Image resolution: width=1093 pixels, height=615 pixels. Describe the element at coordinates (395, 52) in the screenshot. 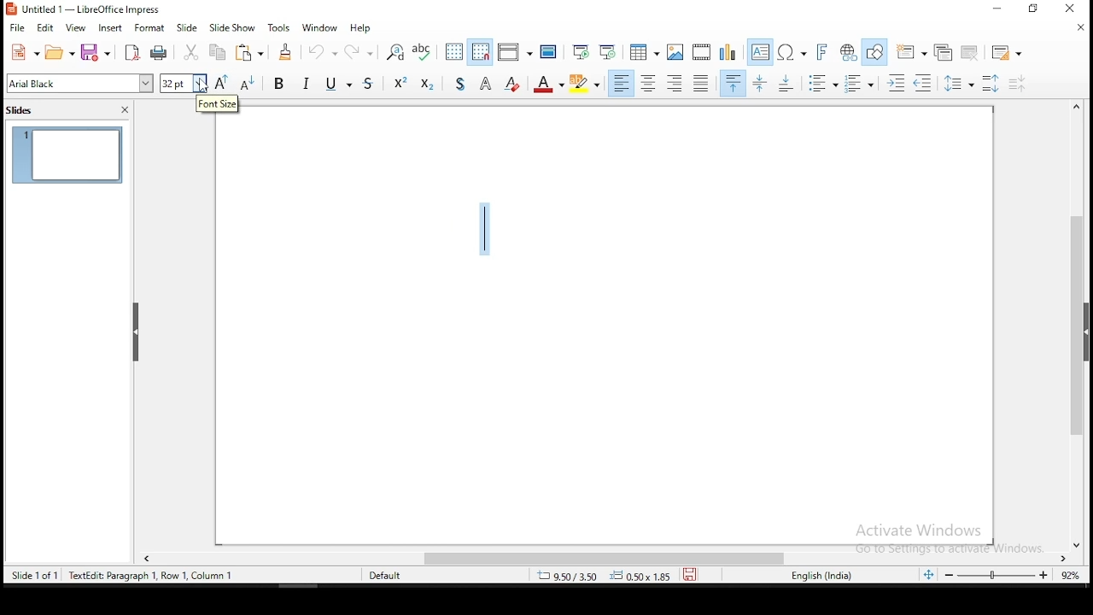

I see `find and replace` at that location.